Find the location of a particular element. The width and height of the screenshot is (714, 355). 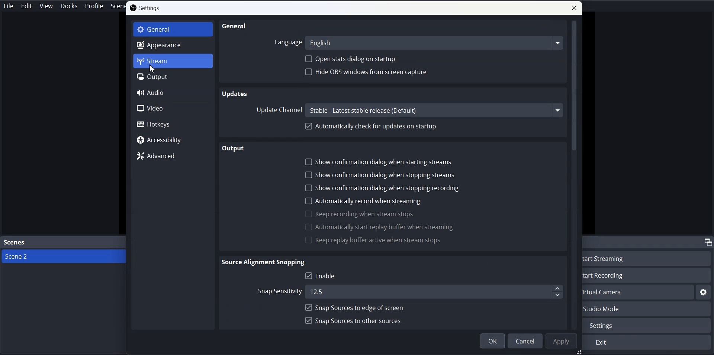

cursor on stream is located at coordinates (153, 69).